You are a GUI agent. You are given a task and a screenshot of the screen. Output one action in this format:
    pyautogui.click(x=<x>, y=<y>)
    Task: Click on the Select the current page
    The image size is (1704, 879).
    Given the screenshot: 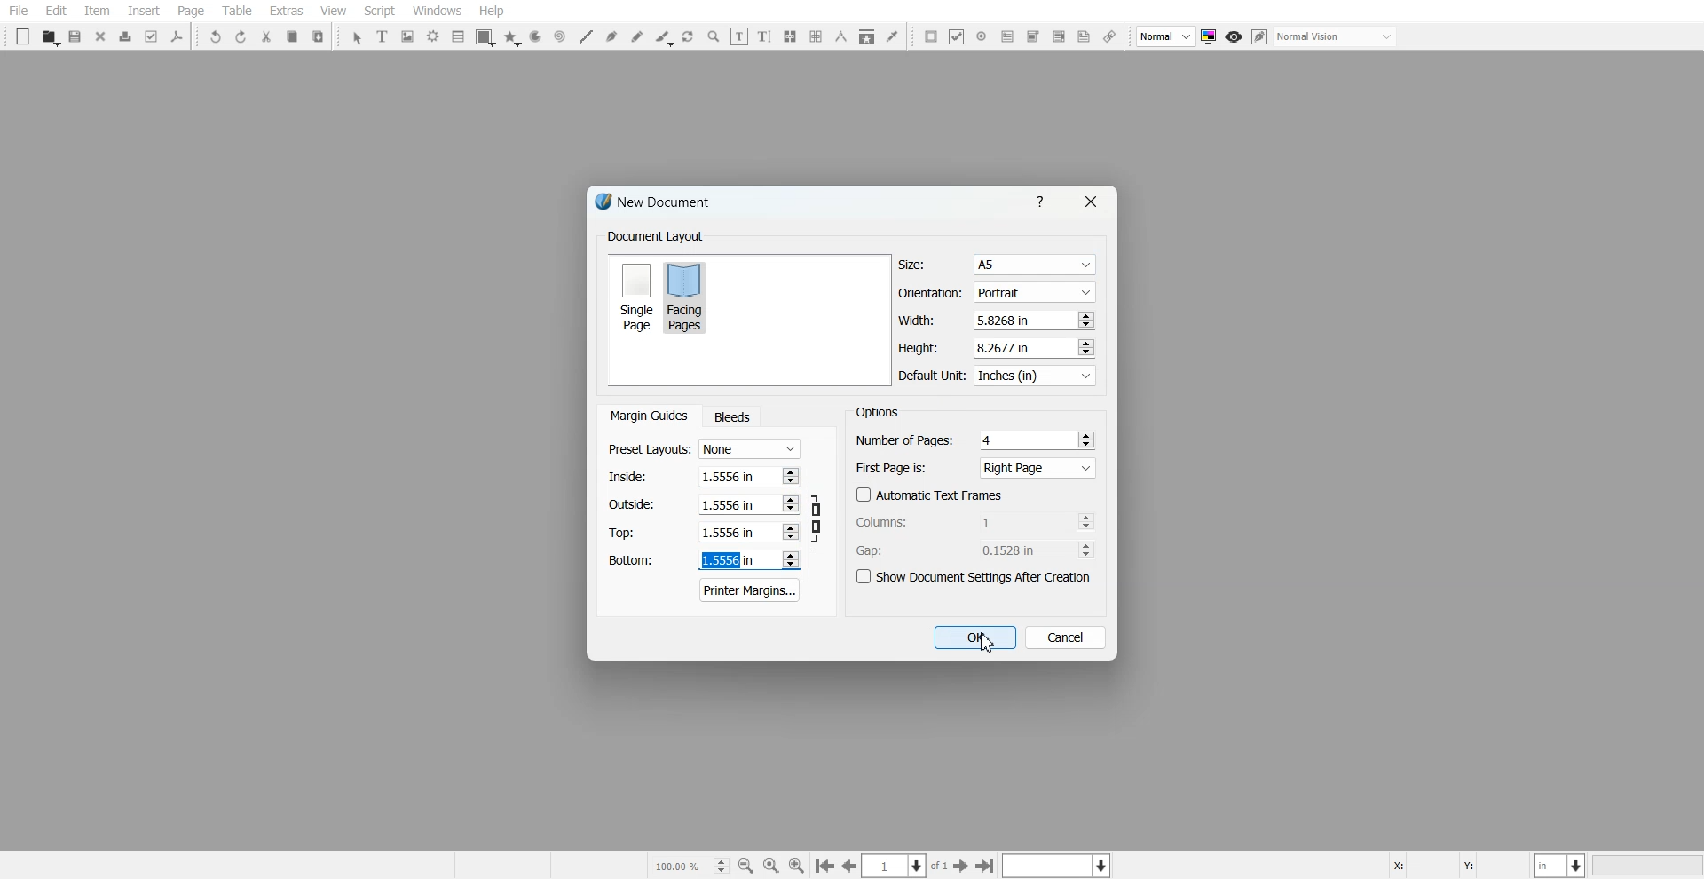 What is the action you would take?
    pyautogui.click(x=906, y=866)
    